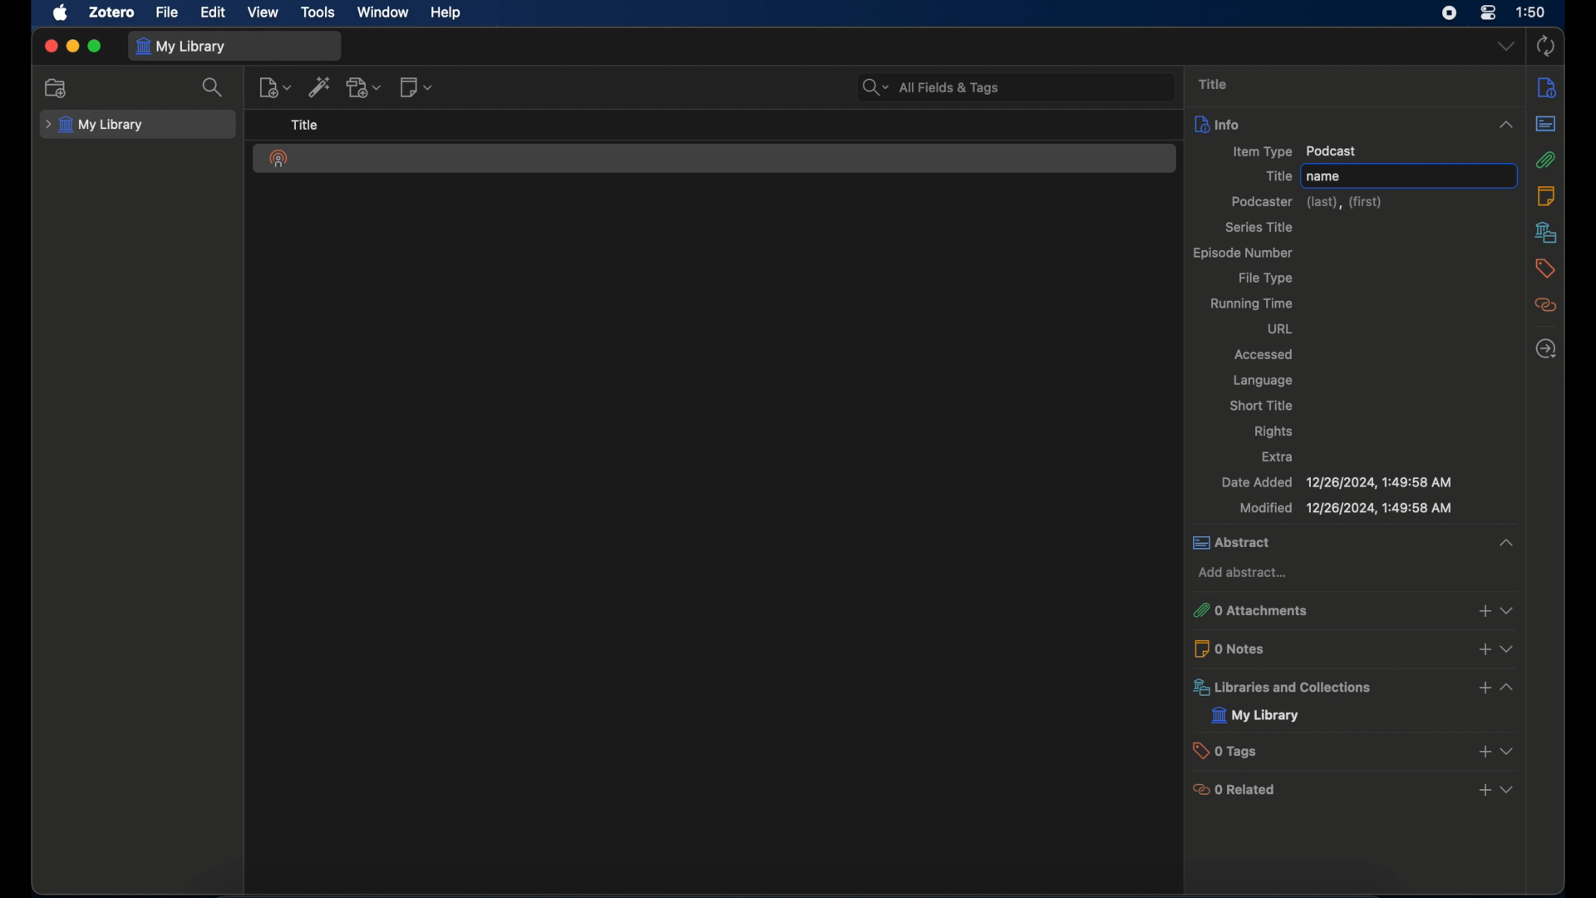 The height and width of the screenshot is (898, 1596). What do you see at coordinates (275, 87) in the screenshot?
I see `new item` at bounding box center [275, 87].